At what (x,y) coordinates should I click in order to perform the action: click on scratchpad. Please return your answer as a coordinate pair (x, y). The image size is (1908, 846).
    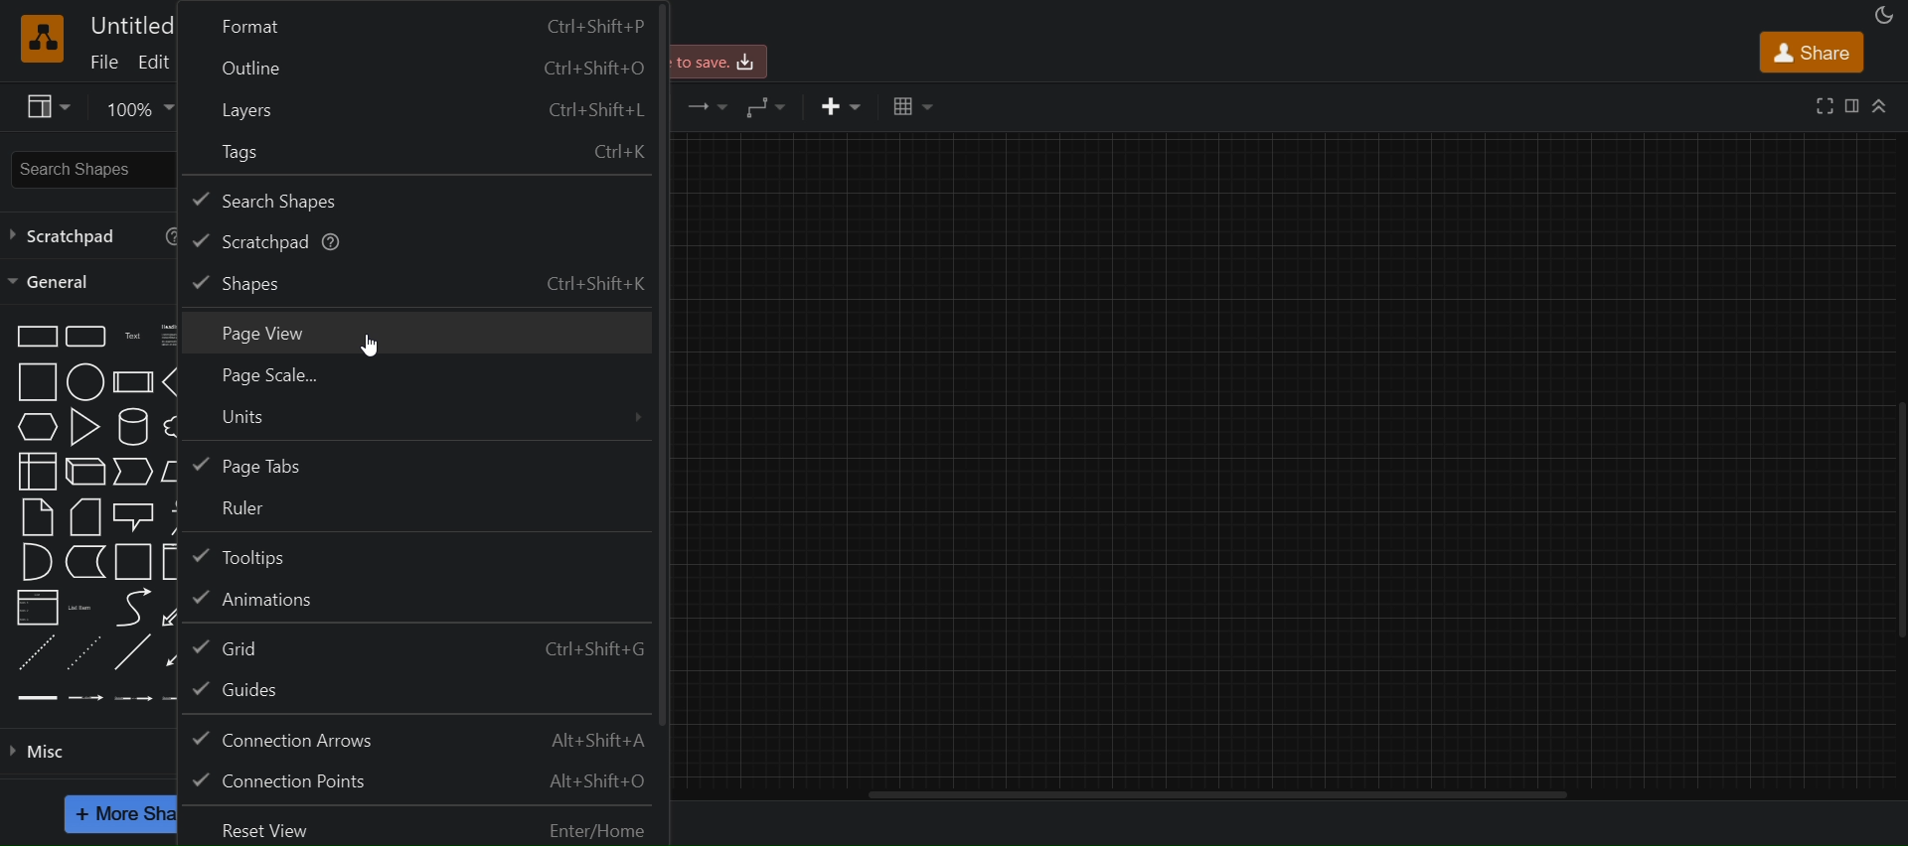
    Looking at the image, I should click on (418, 238).